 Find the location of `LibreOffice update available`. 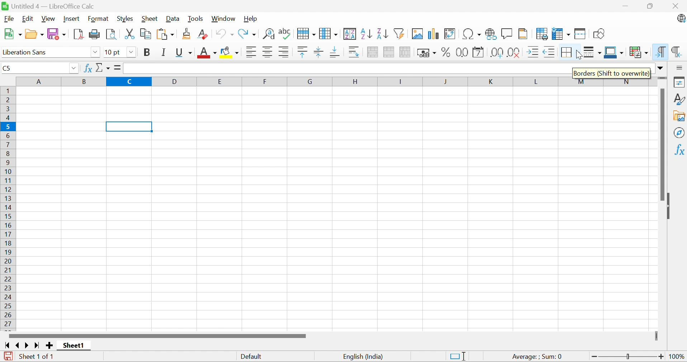

LibreOffice update available is located at coordinates (681, 20).